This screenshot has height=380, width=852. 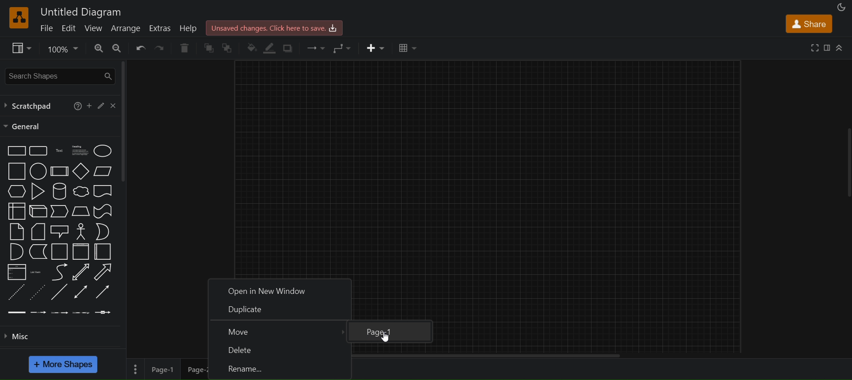 I want to click on or, so click(x=103, y=231).